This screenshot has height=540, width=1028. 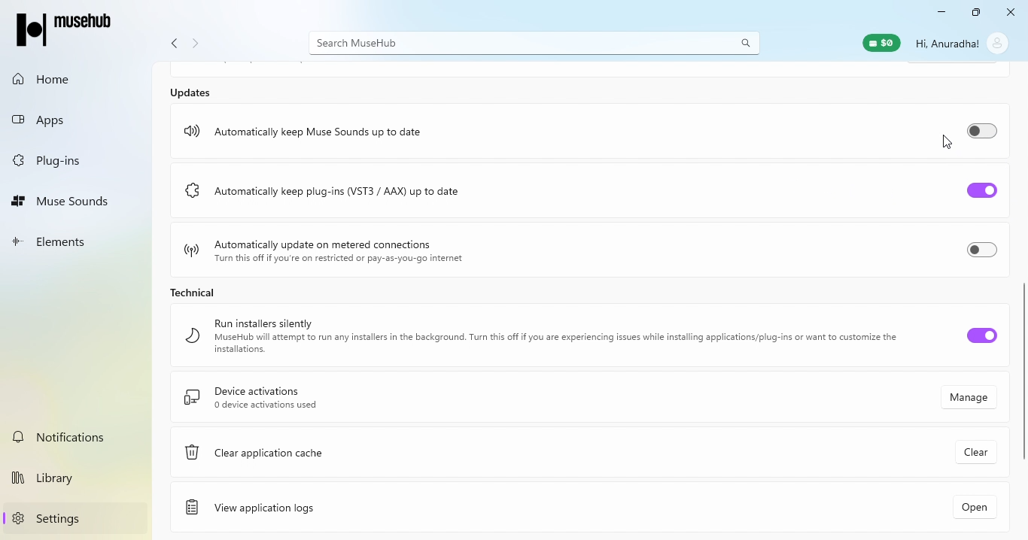 I want to click on Navigate forward, so click(x=196, y=46).